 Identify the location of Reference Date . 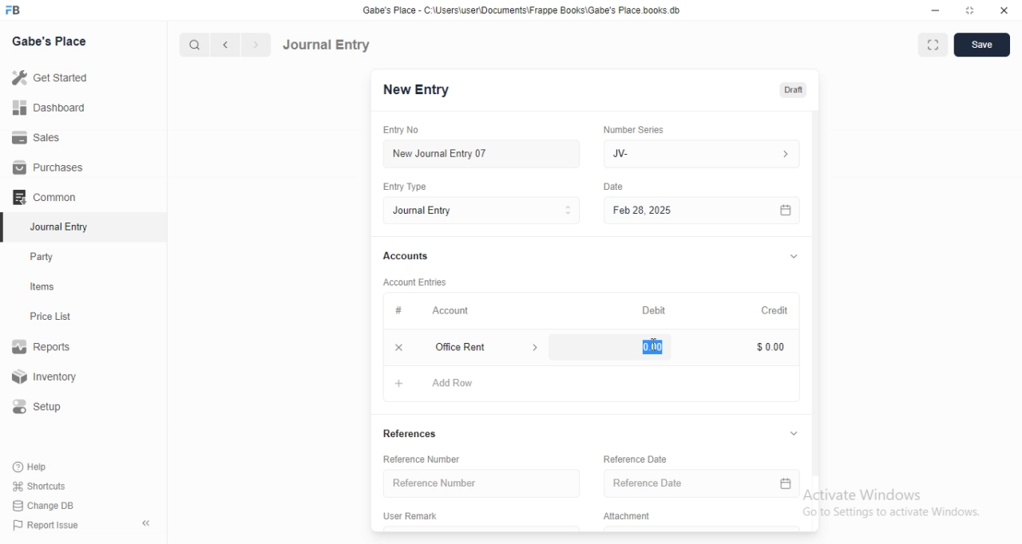
(703, 483).